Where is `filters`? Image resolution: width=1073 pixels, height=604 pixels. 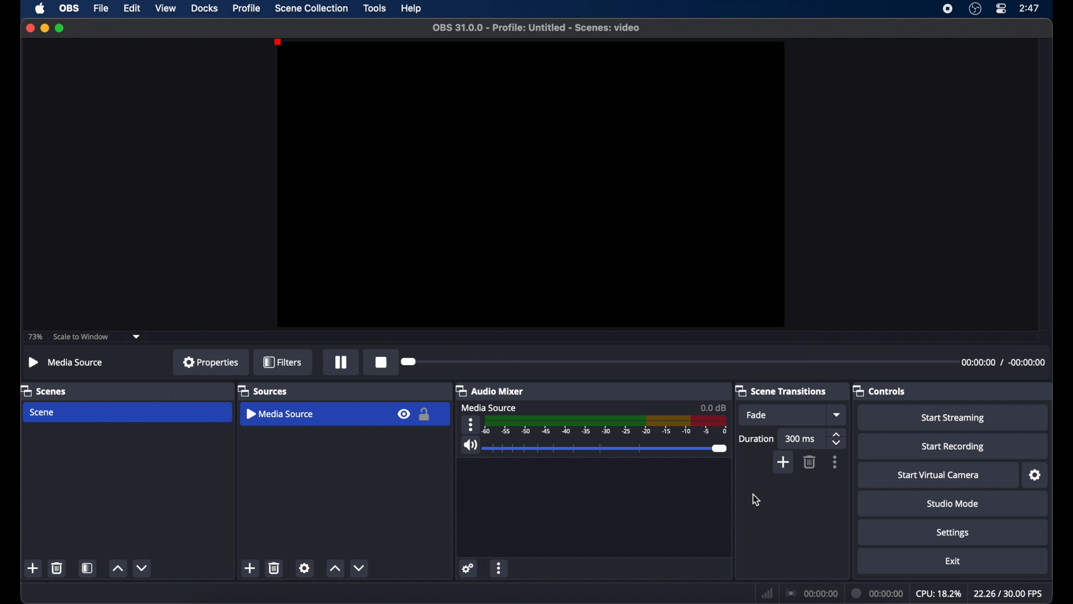 filters is located at coordinates (282, 362).